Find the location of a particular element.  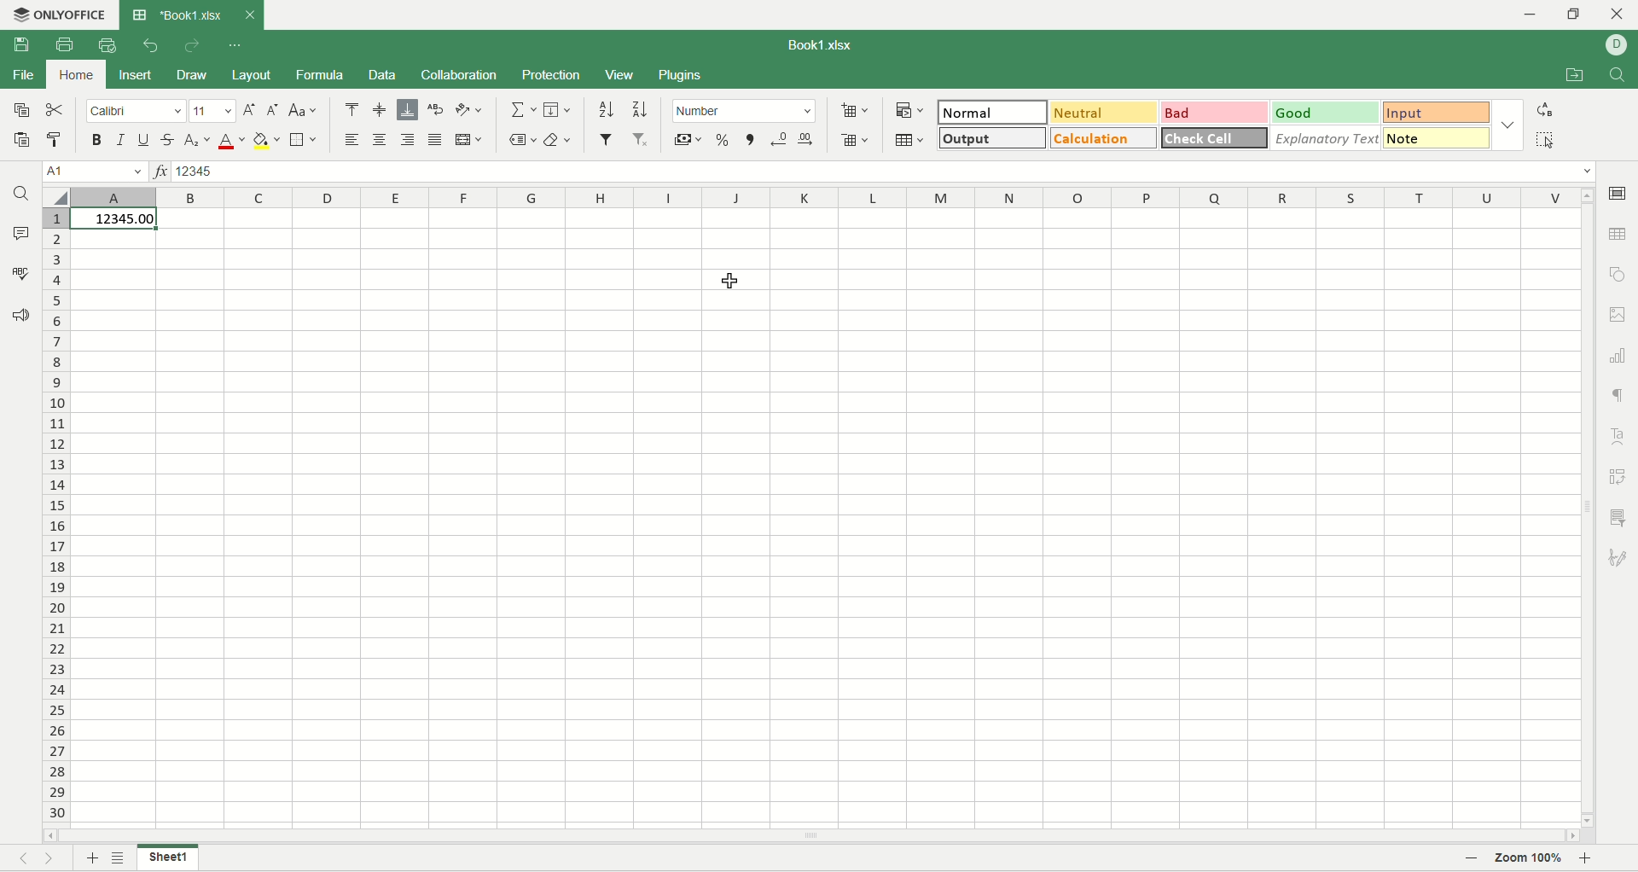

summation is located at coordinates (525, 110).